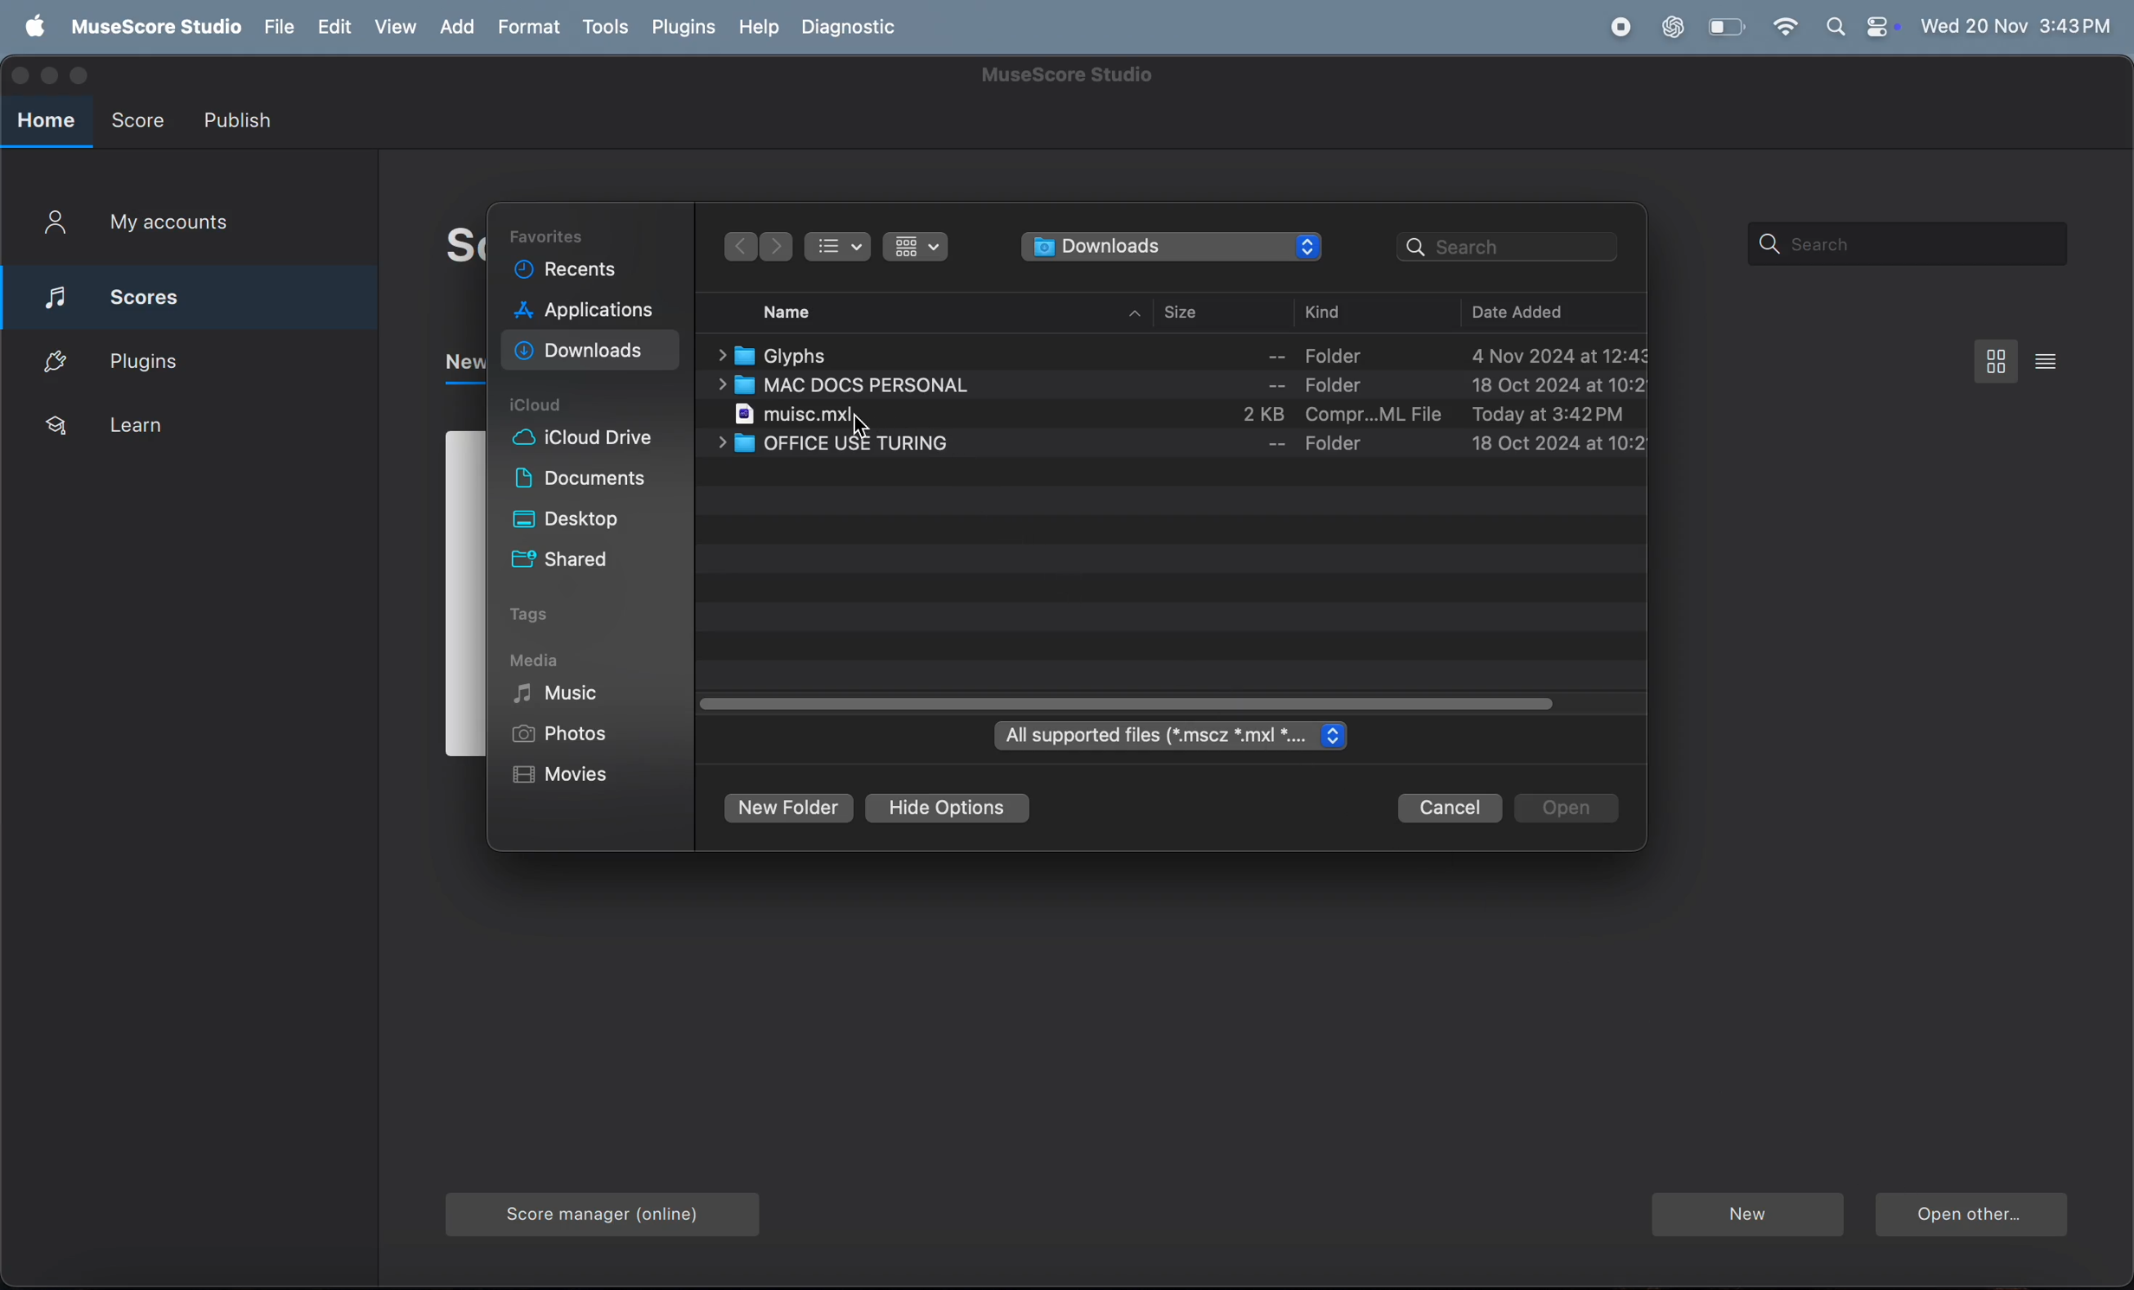 The height and width of the screenshot is (1290, 2134). Describe the element at coordinates (607, 29) in the screenshot. I see `tools` at that location.